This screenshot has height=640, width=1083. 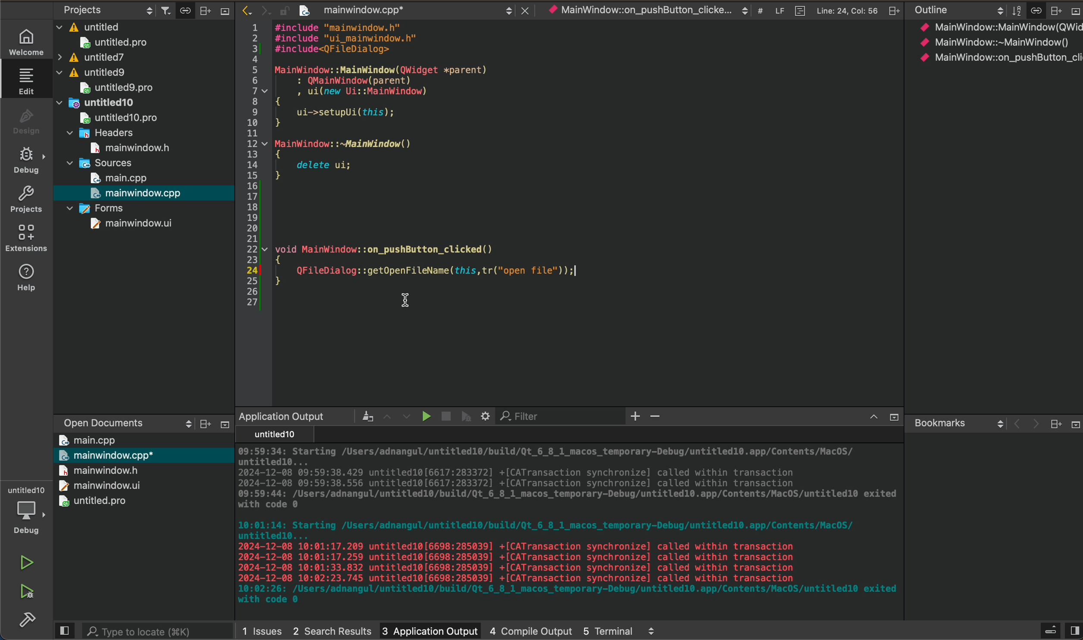 What do you see at coordinates (1049, 629) in the screenshot?
I see `` at bounding box center [1049, 629].